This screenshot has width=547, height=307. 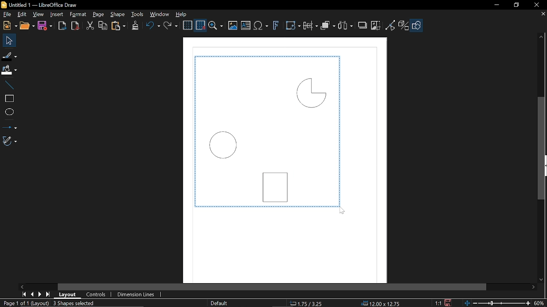 What do you see at coordinates (541, 148) in the screenshot?
I see `Vertical scrollbar` at bounding box center [541, 148].